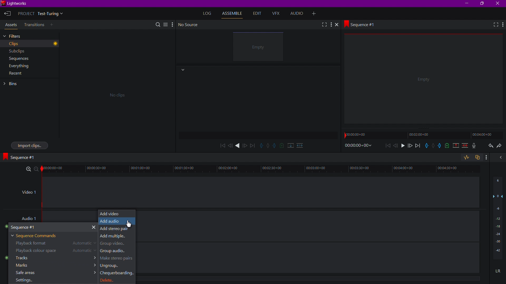  I want to click on Lightworks, so click(16, 4).